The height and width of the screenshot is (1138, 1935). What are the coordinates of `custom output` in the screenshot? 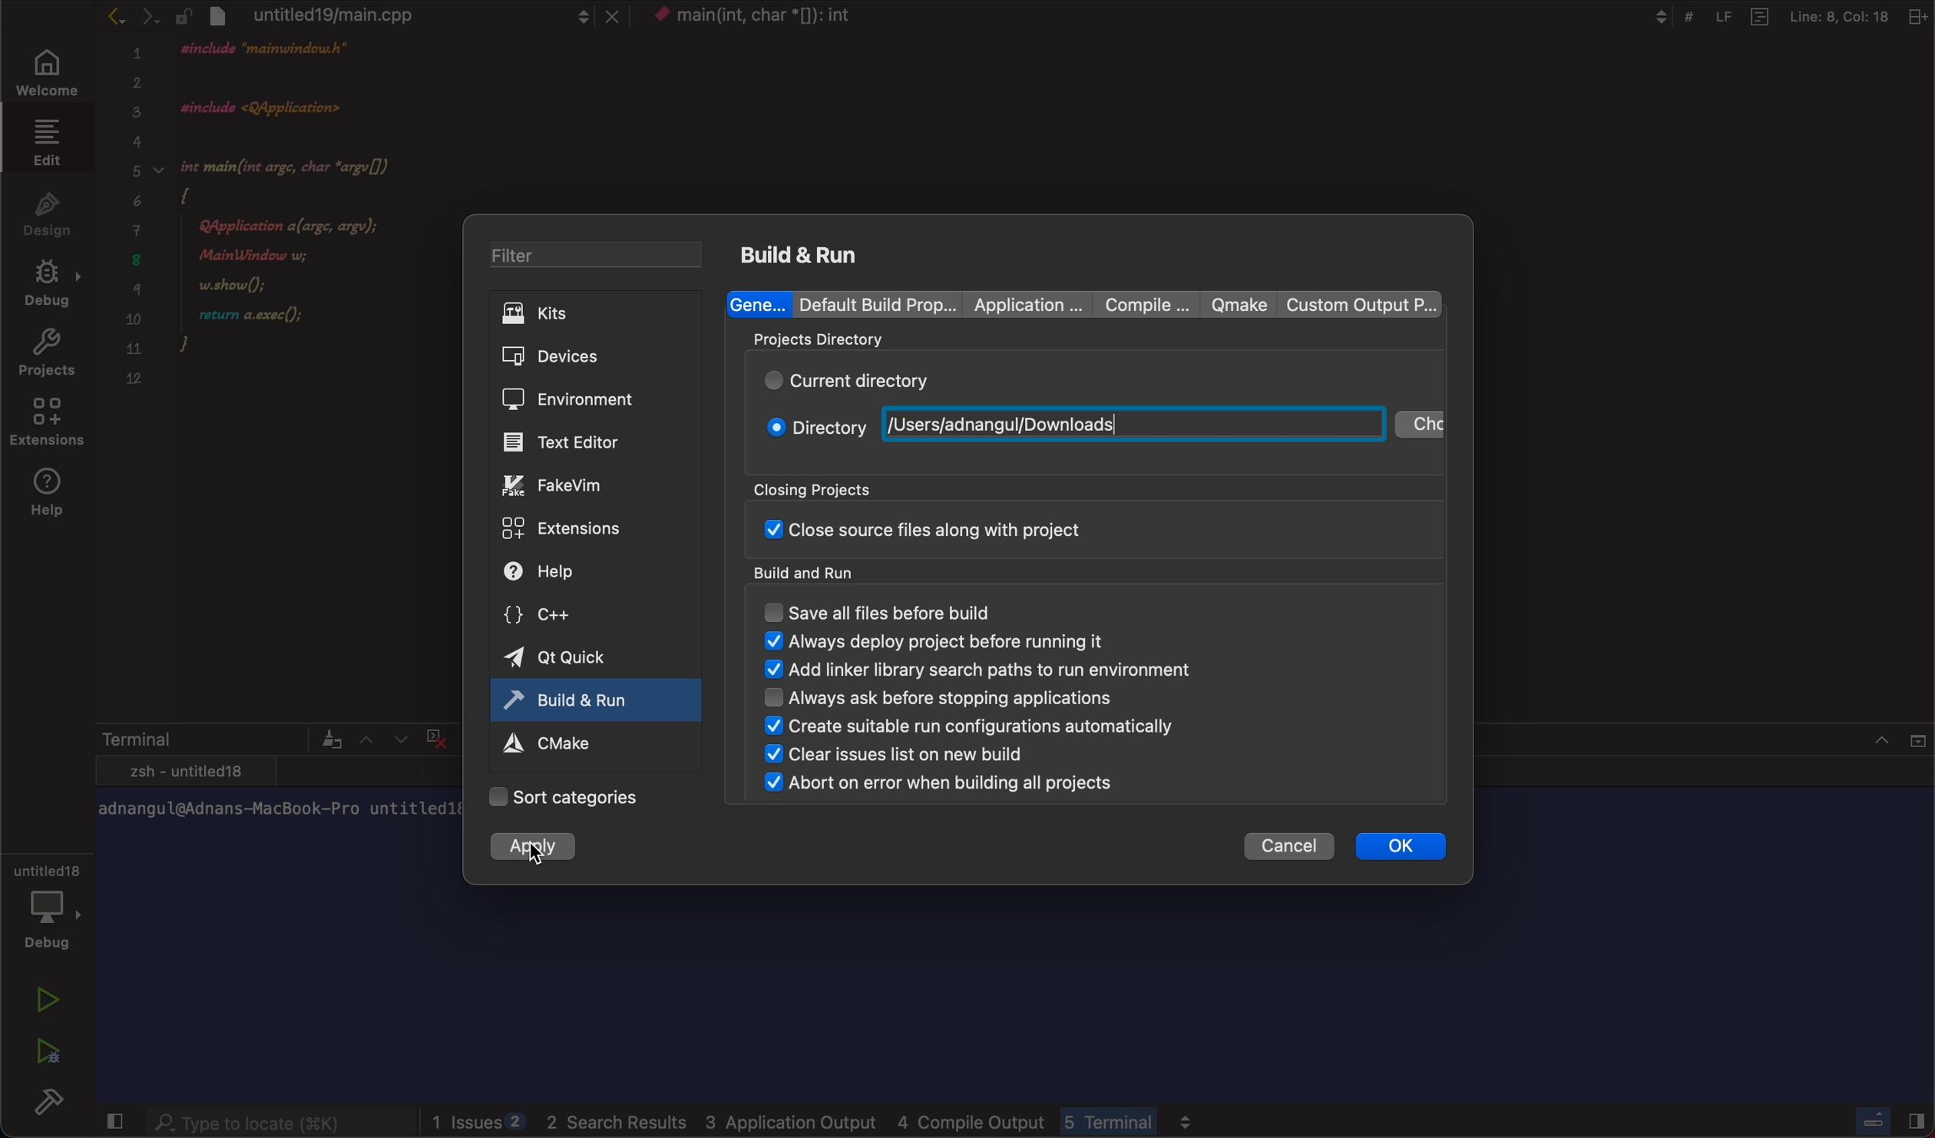 It's located at (1360, 305).